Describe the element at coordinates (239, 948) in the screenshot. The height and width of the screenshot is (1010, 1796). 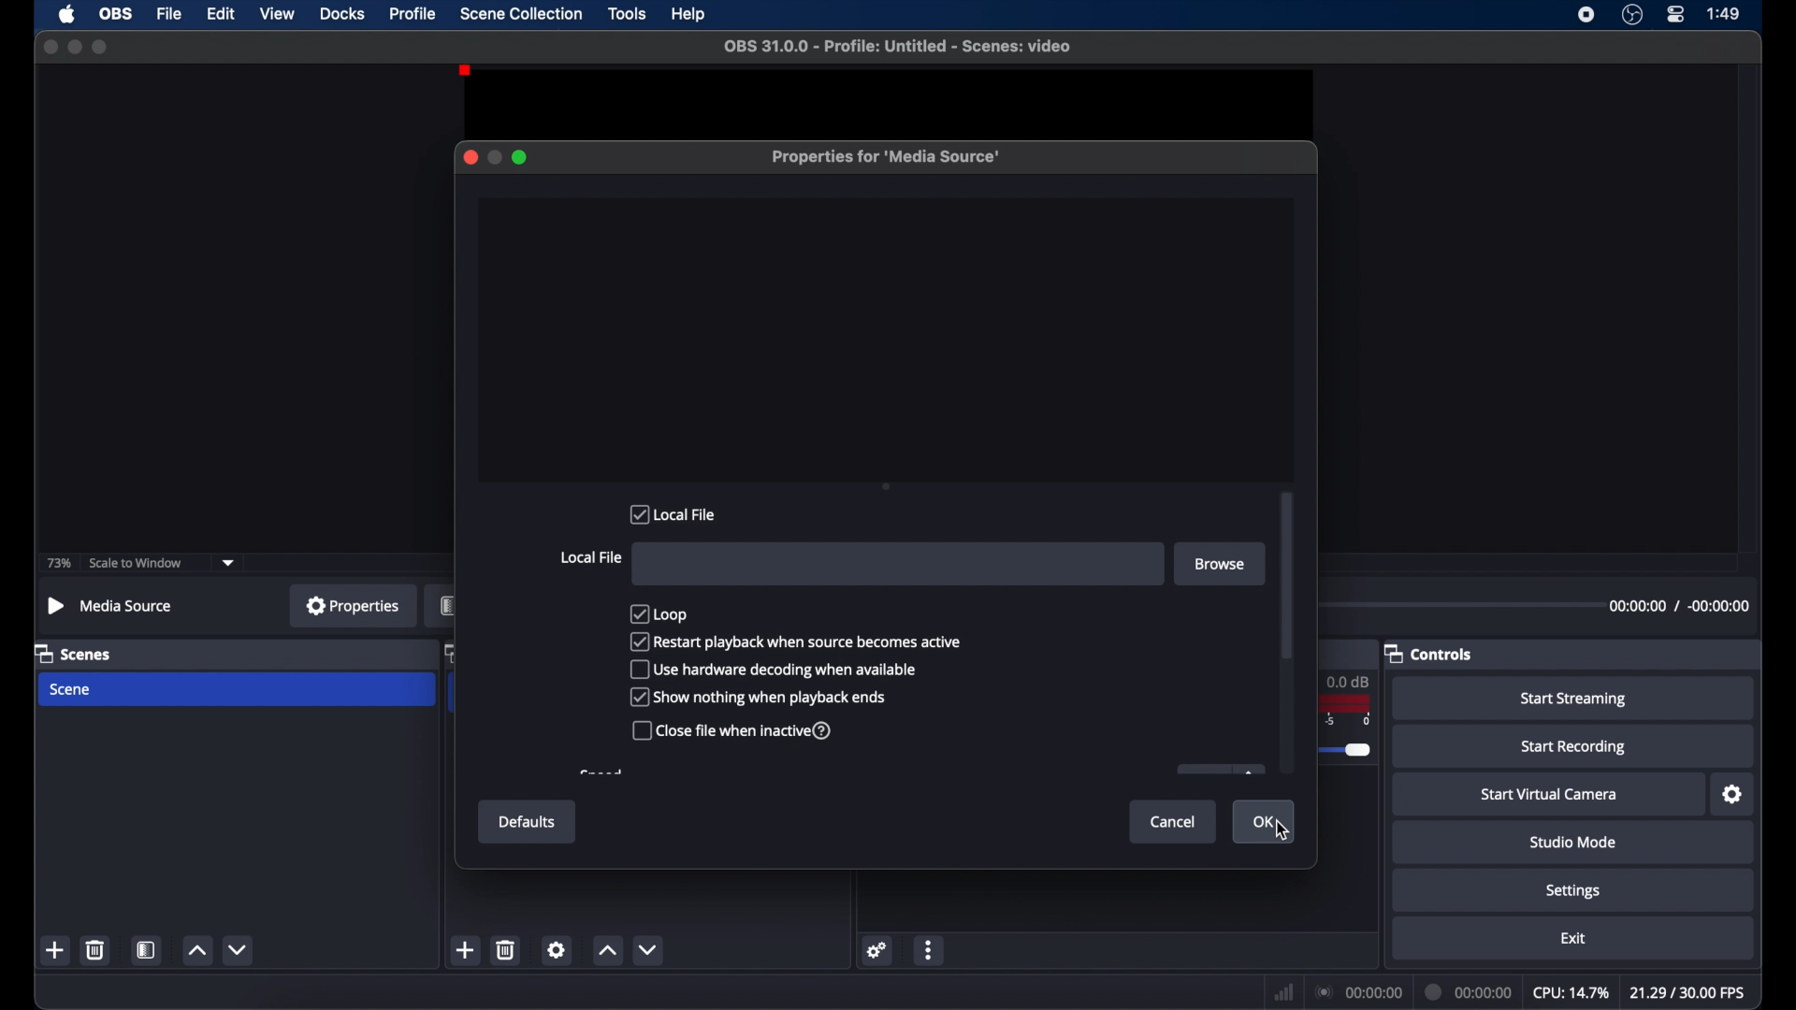
I see `decrement` at that location.